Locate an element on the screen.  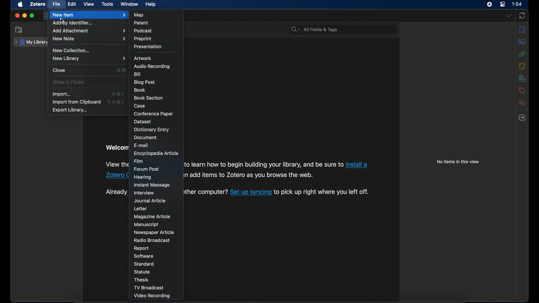
new library is located at coordinates (88, 58).